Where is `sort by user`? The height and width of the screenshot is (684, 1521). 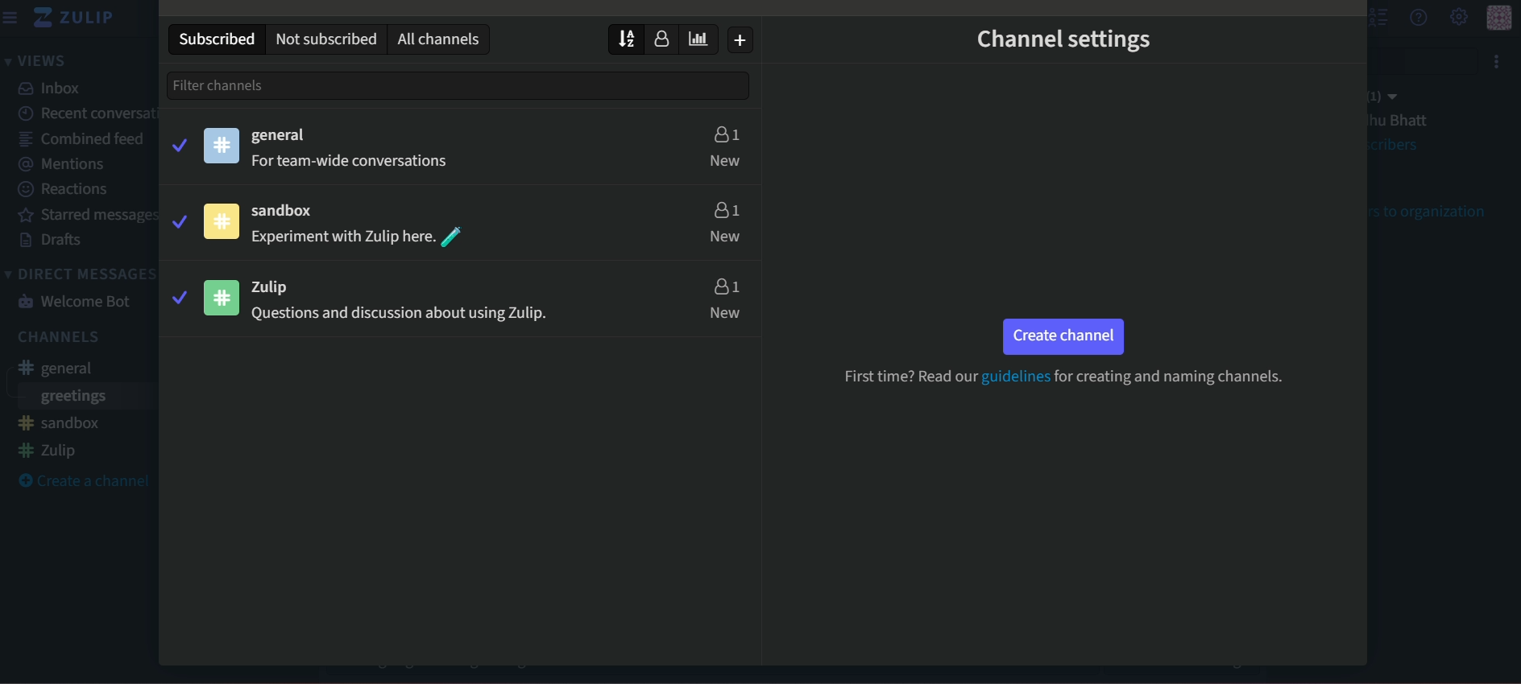
sort by user is located at coordinates (665, 39).